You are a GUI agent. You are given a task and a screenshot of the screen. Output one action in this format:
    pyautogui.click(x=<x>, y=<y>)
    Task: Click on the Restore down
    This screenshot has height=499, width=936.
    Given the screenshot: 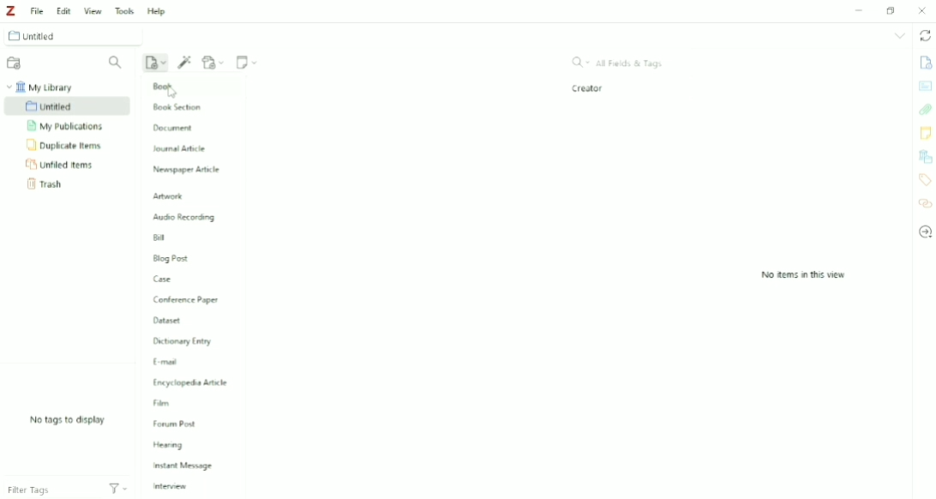 What is the action you would take?
    pyautogui.click(x=892, y=9)
    